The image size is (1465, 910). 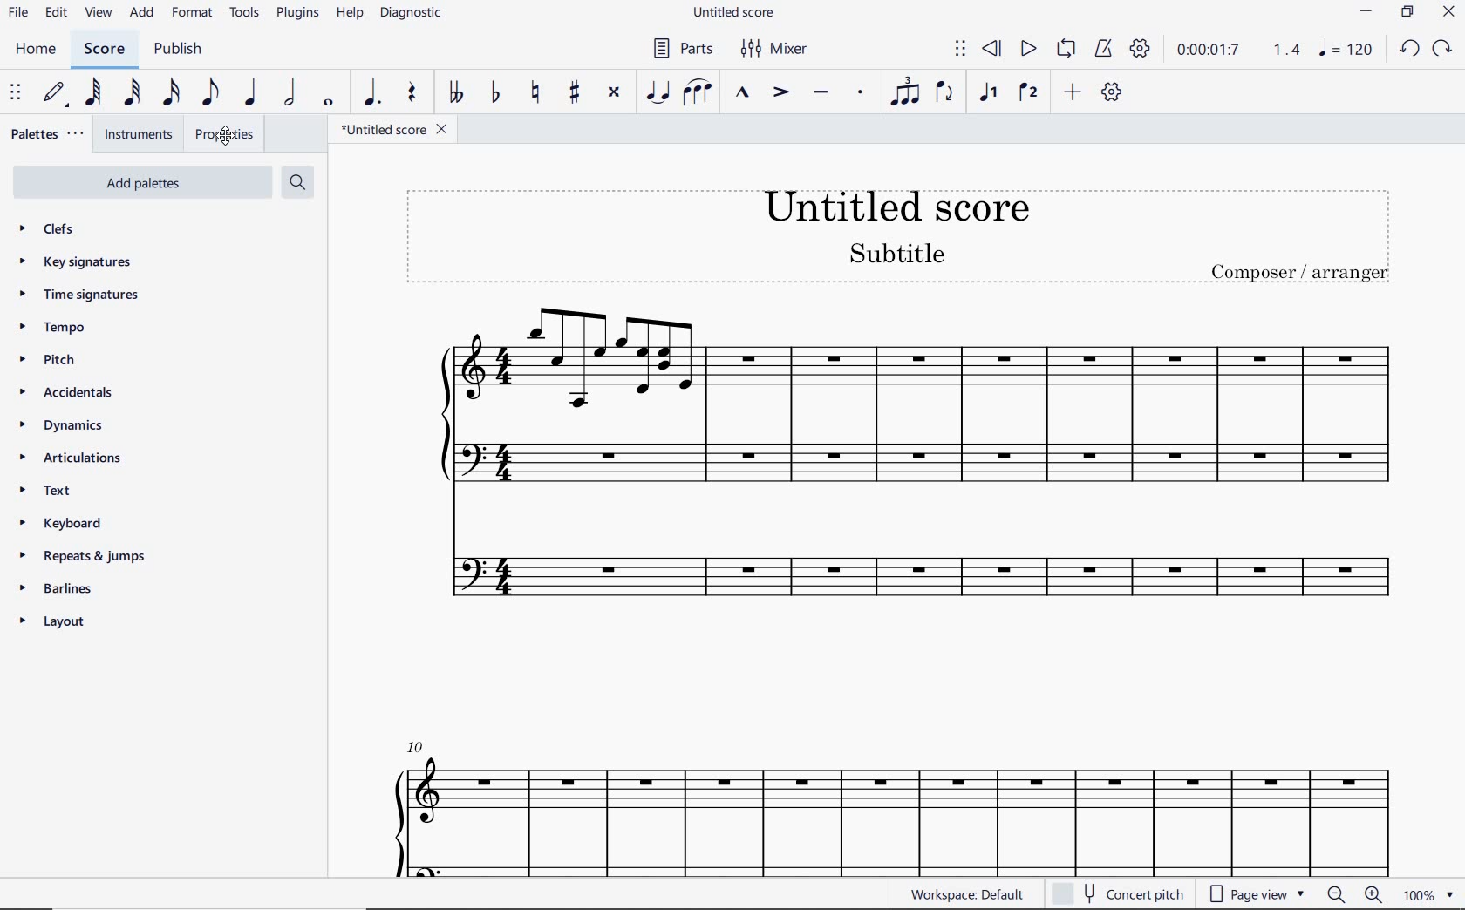 What do you see at coordinates (18, 13) in the screenshot?
I see `FILE` at bounding box center [18, 13].